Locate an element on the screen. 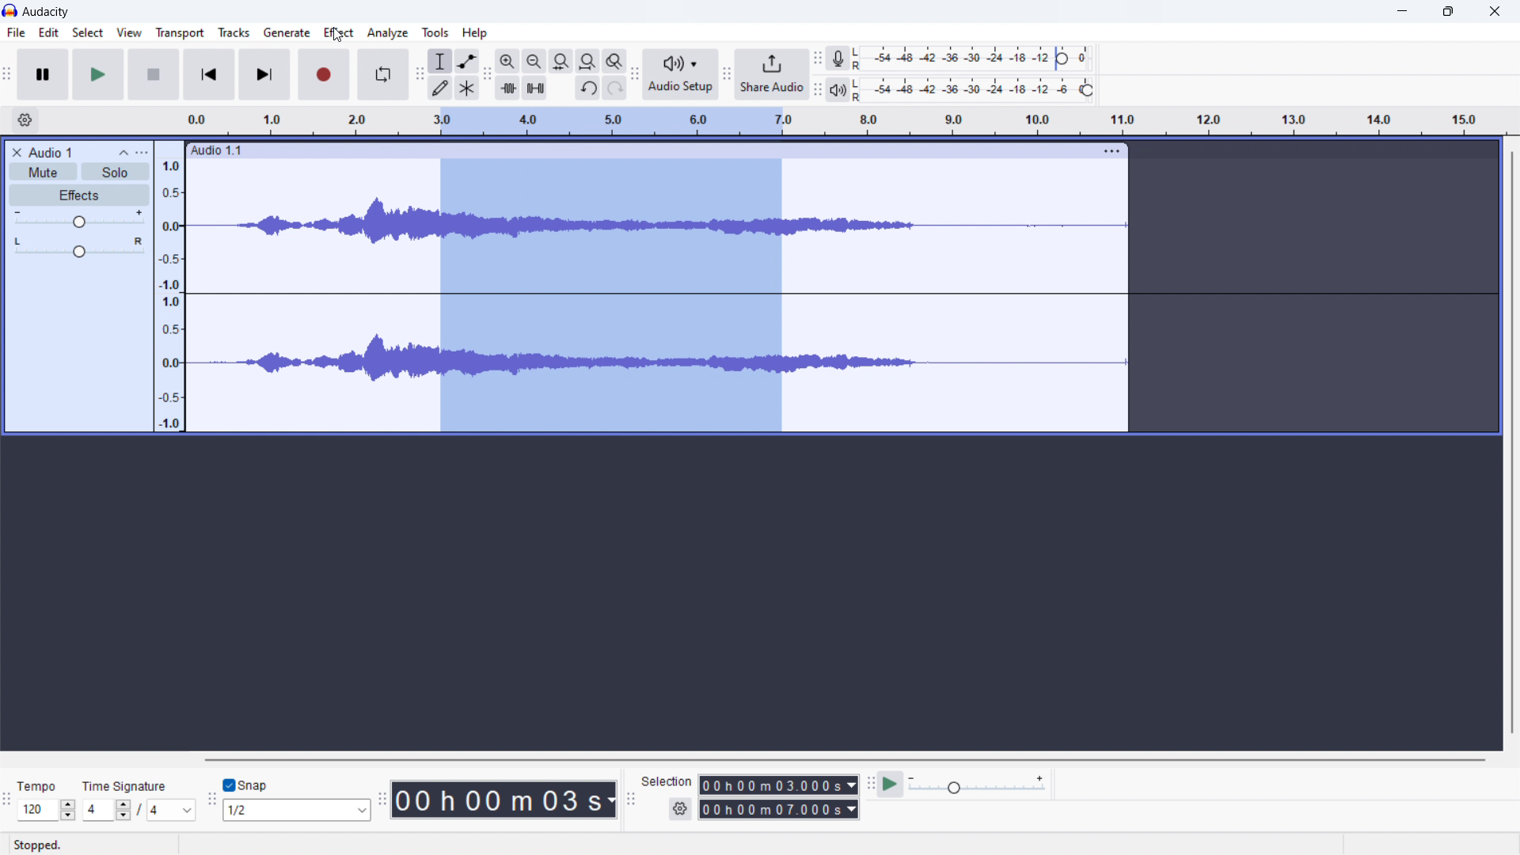 Image resolution: width=1520 pixels, height=855 pixels. Audio 1 is located at coordinates (51, 151).